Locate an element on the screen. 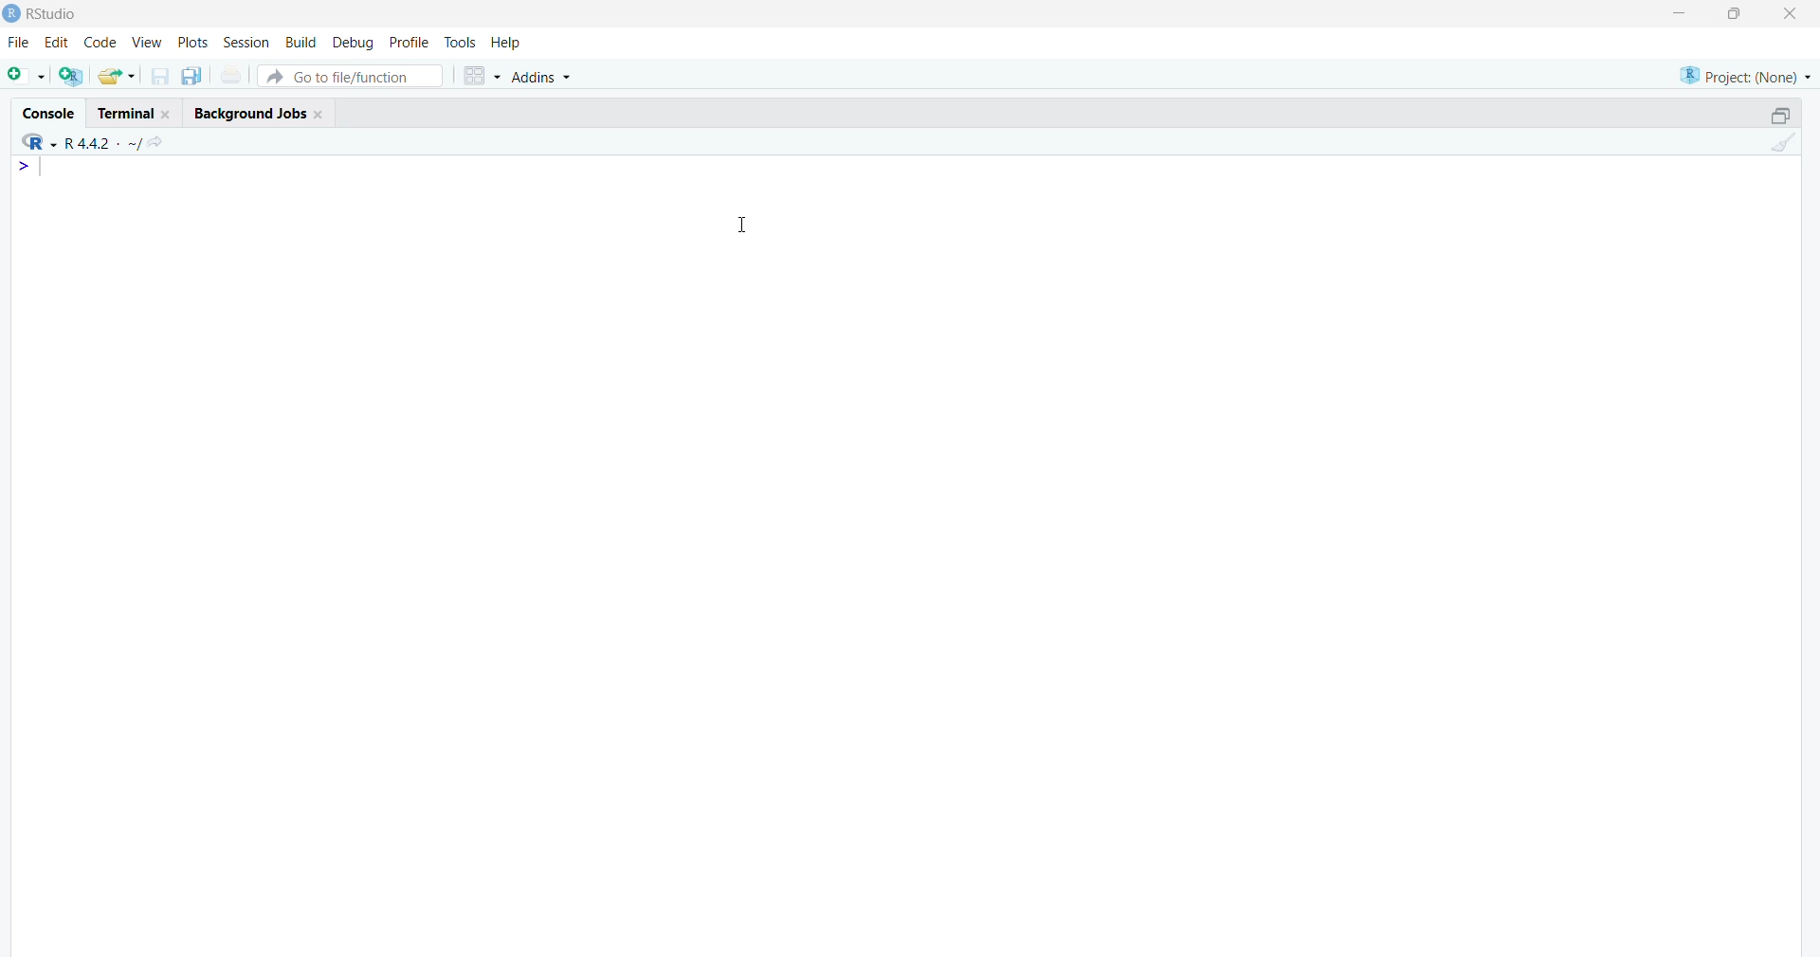 The width and height of the screenshot is (1820, 957). console is located at coordinates (46, 116).